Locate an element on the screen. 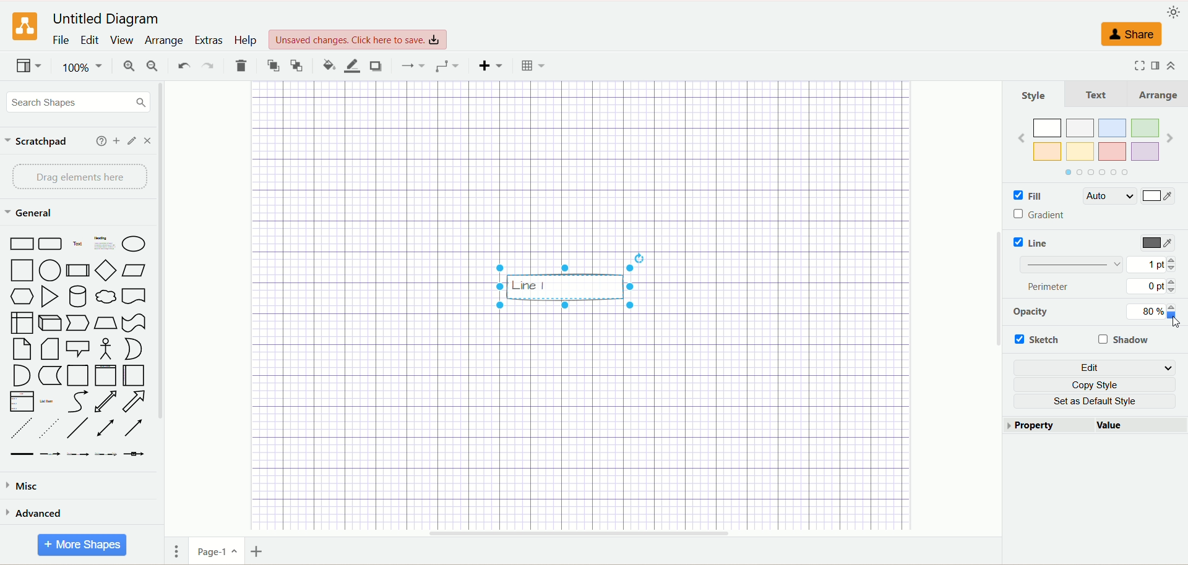 This screenshot has height=565, width=1188. Text is located at coordinates (79, 243).